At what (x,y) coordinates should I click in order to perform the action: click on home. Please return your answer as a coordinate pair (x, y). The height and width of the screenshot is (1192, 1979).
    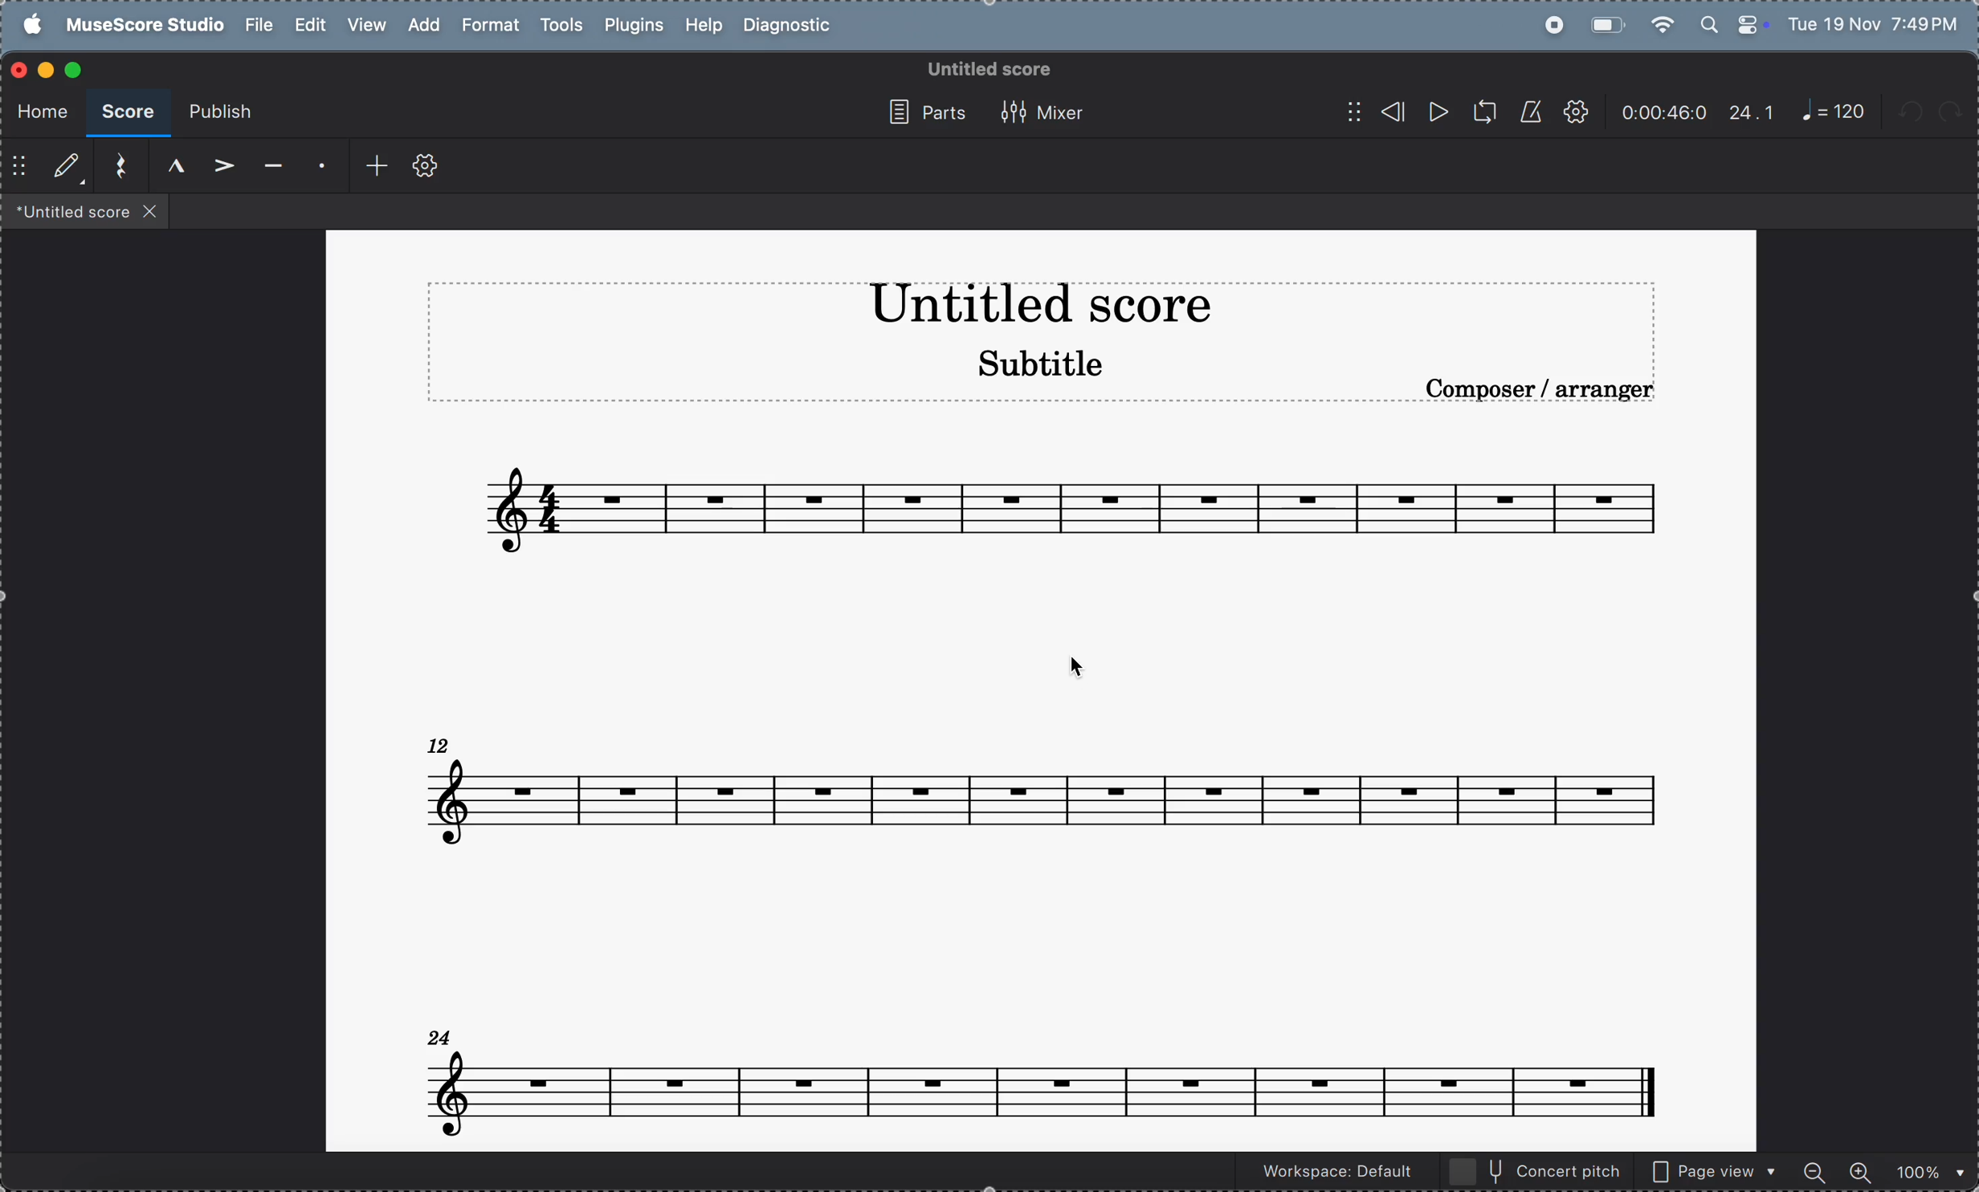
    Looking at the image, I should click on (38, 108).